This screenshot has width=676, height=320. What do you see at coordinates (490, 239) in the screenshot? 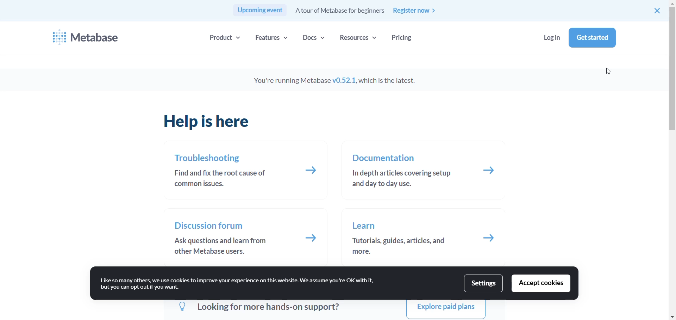
I see `guides help button` at bounding box center [490, 239].